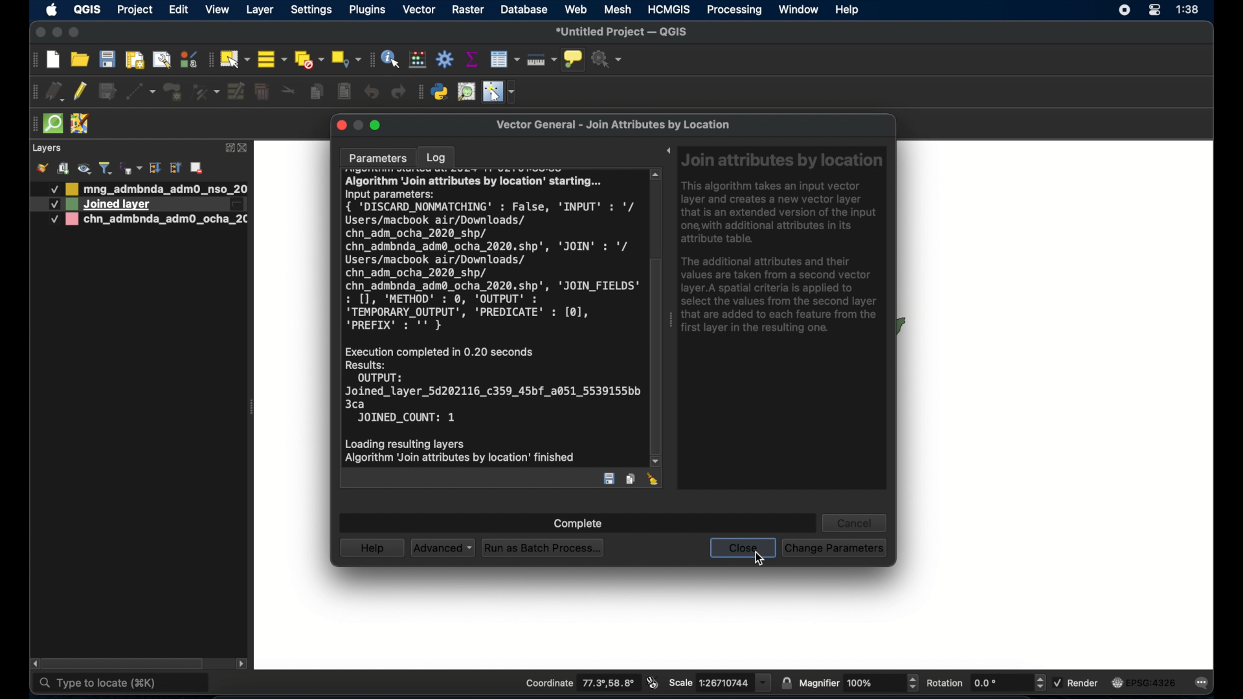 Image resolution: width=1243 pixels, height=699 pixels. I want to click on drag handle, so click(670, 320).